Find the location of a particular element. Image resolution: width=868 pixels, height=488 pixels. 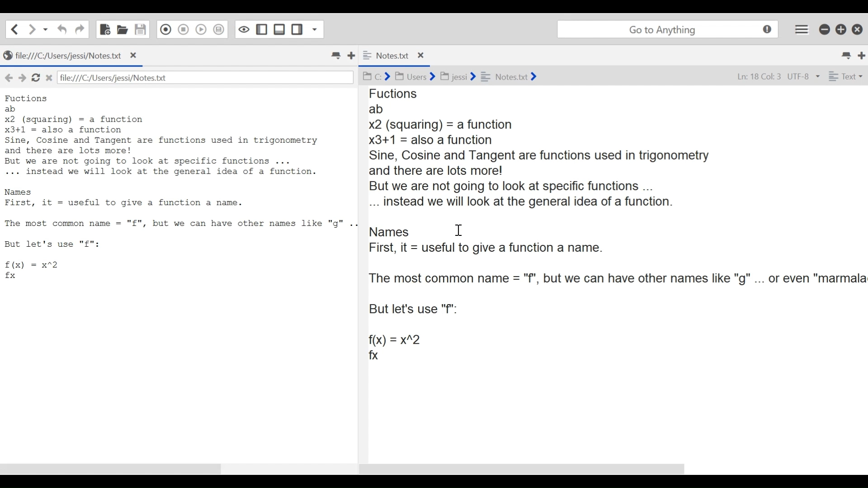

close is located at coordinates (421, 56).